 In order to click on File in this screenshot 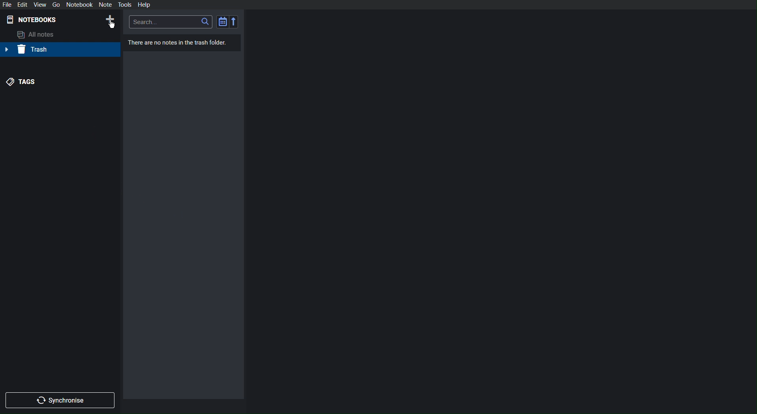, I will do `click(7, 4)`.